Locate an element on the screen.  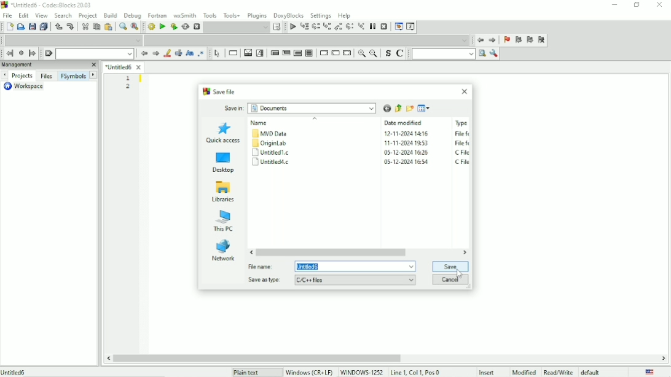
Read/Write is located at coordinates (558, 371).